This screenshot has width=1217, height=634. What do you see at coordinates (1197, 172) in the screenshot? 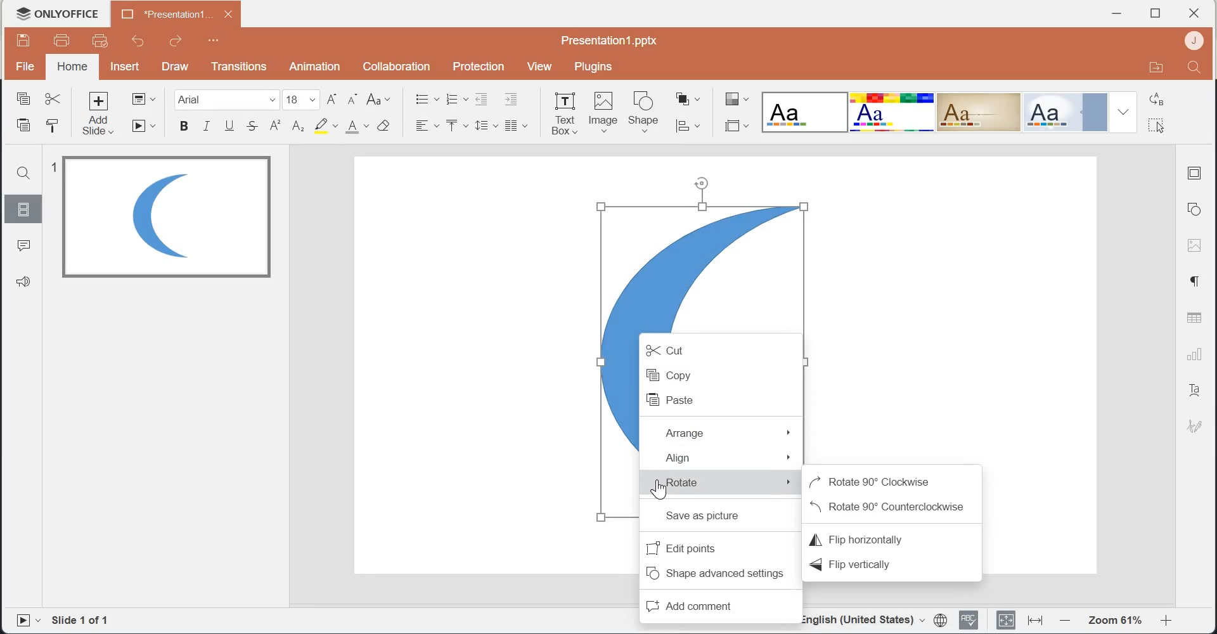
I see `Slide settings` at bounding box center [1197, 172].